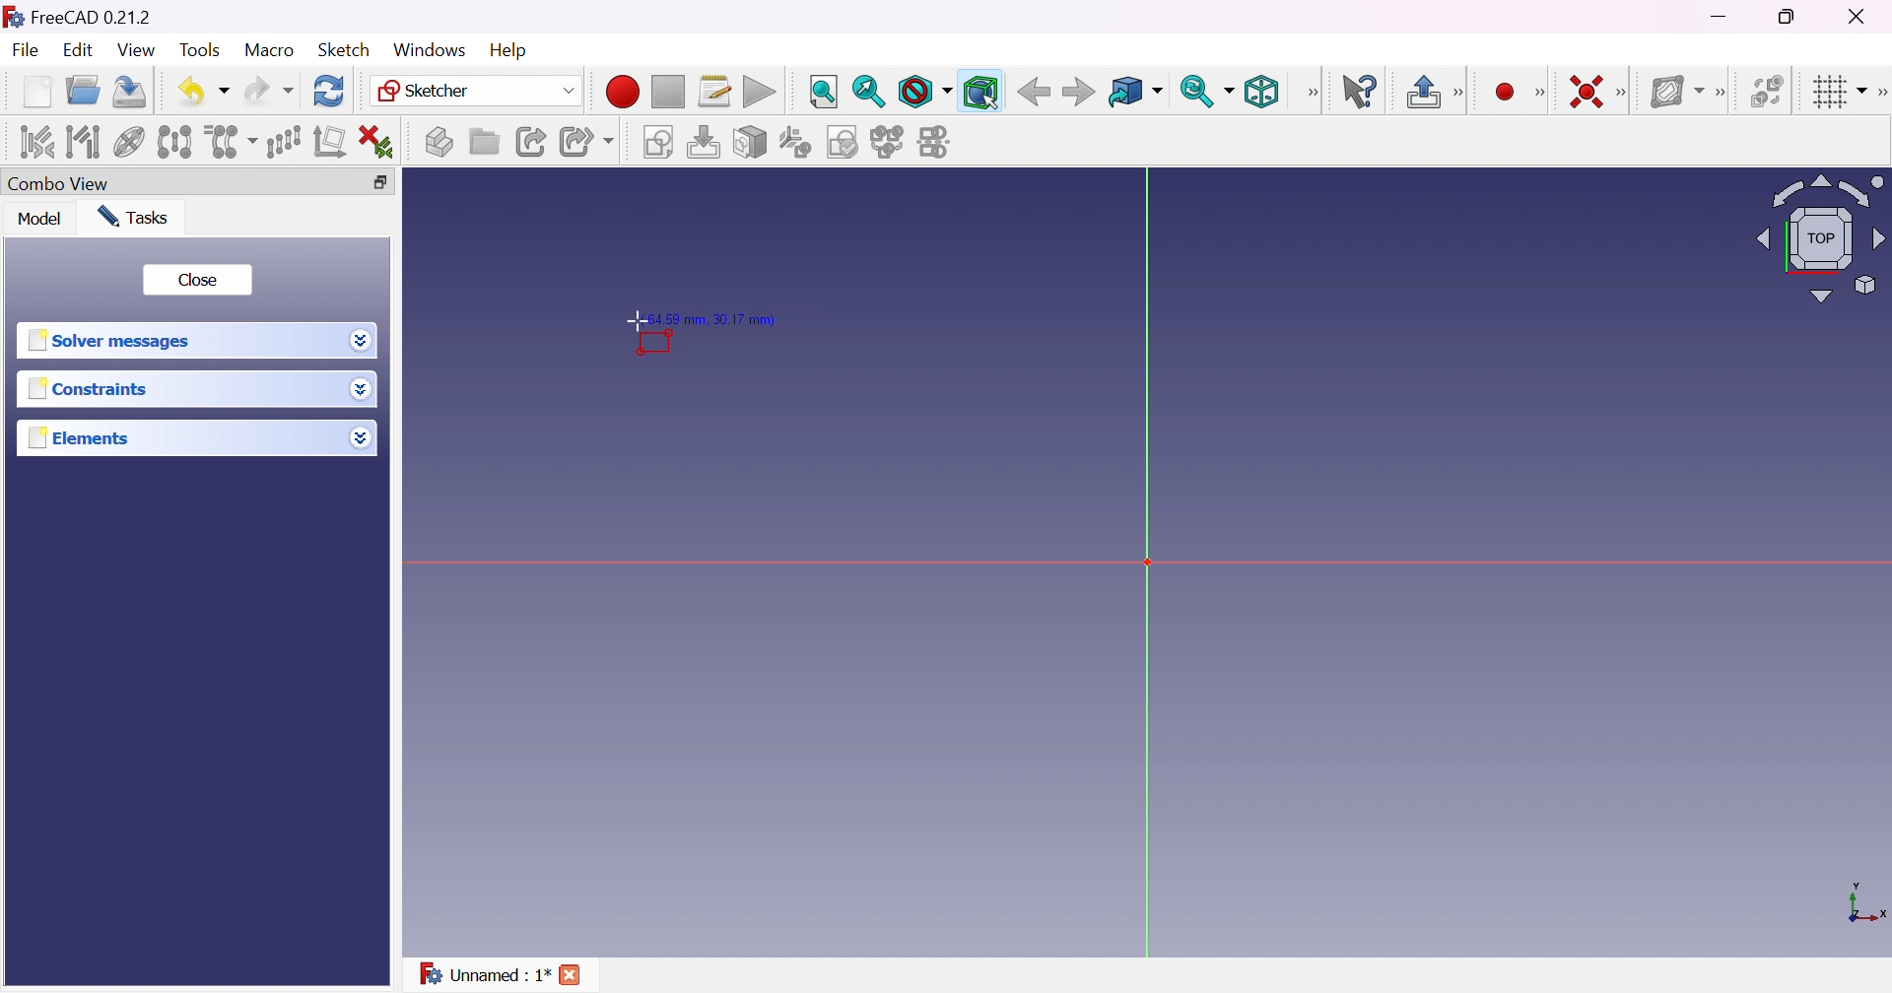 Image resolution: width=1892 pixels, height=993 pixels. I want to click on Close, so click(1859, 18).